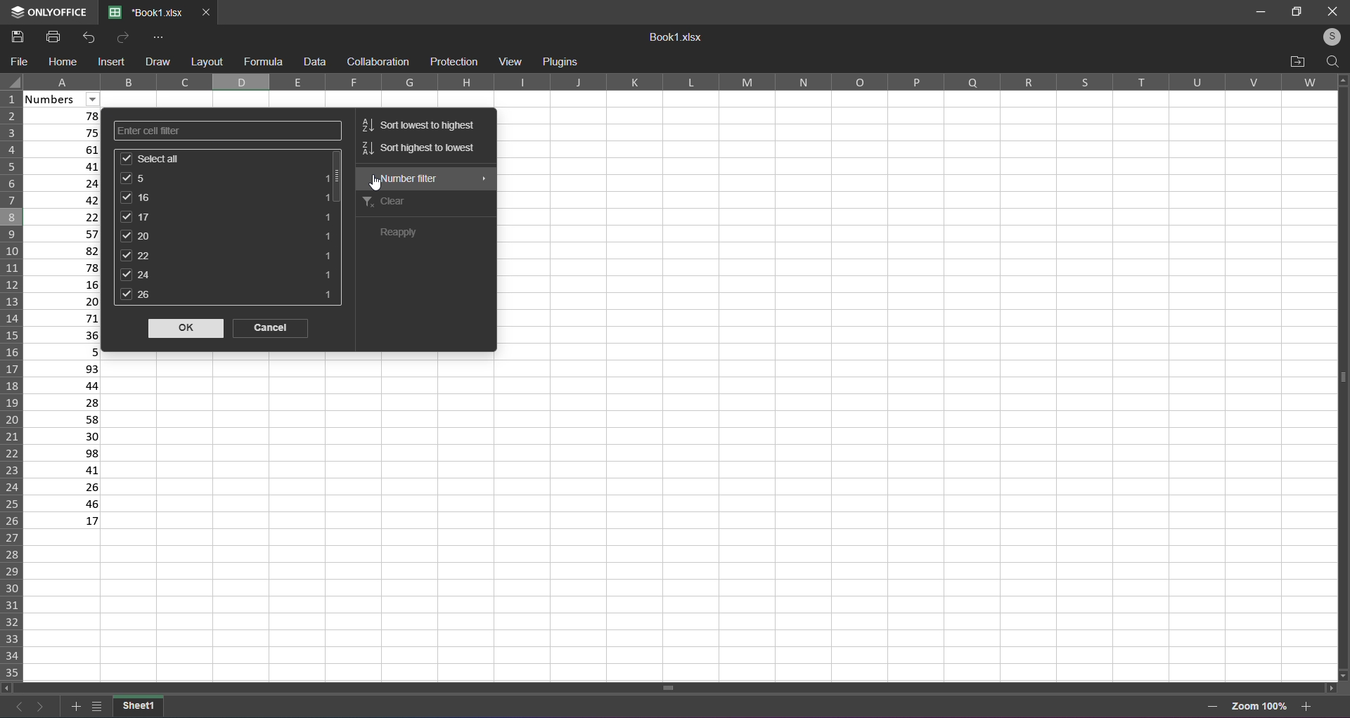 This screenshot has height=718, width=1350. Describe the element at coordinates (560, 63) in the screenshot. I see `plugins` at that location.